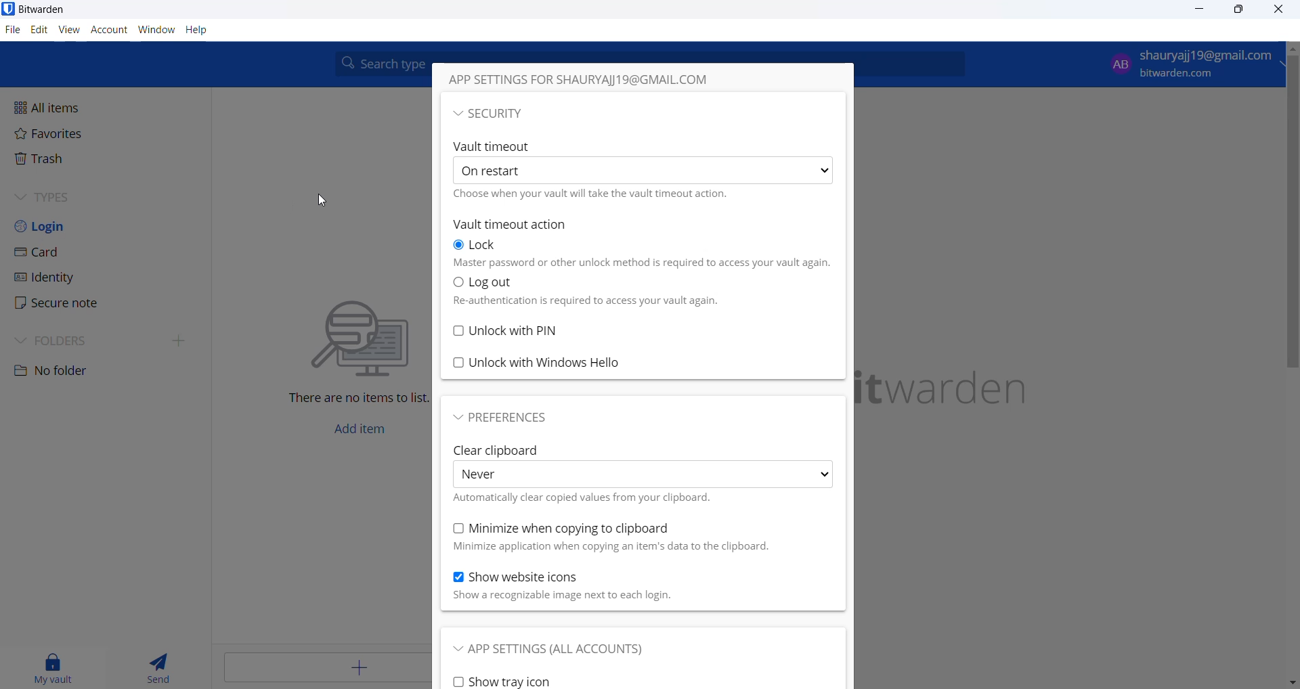  What do you see at coordinates (14, 31) in the screenshot?
I see `file` at bounding box center [14, 31].